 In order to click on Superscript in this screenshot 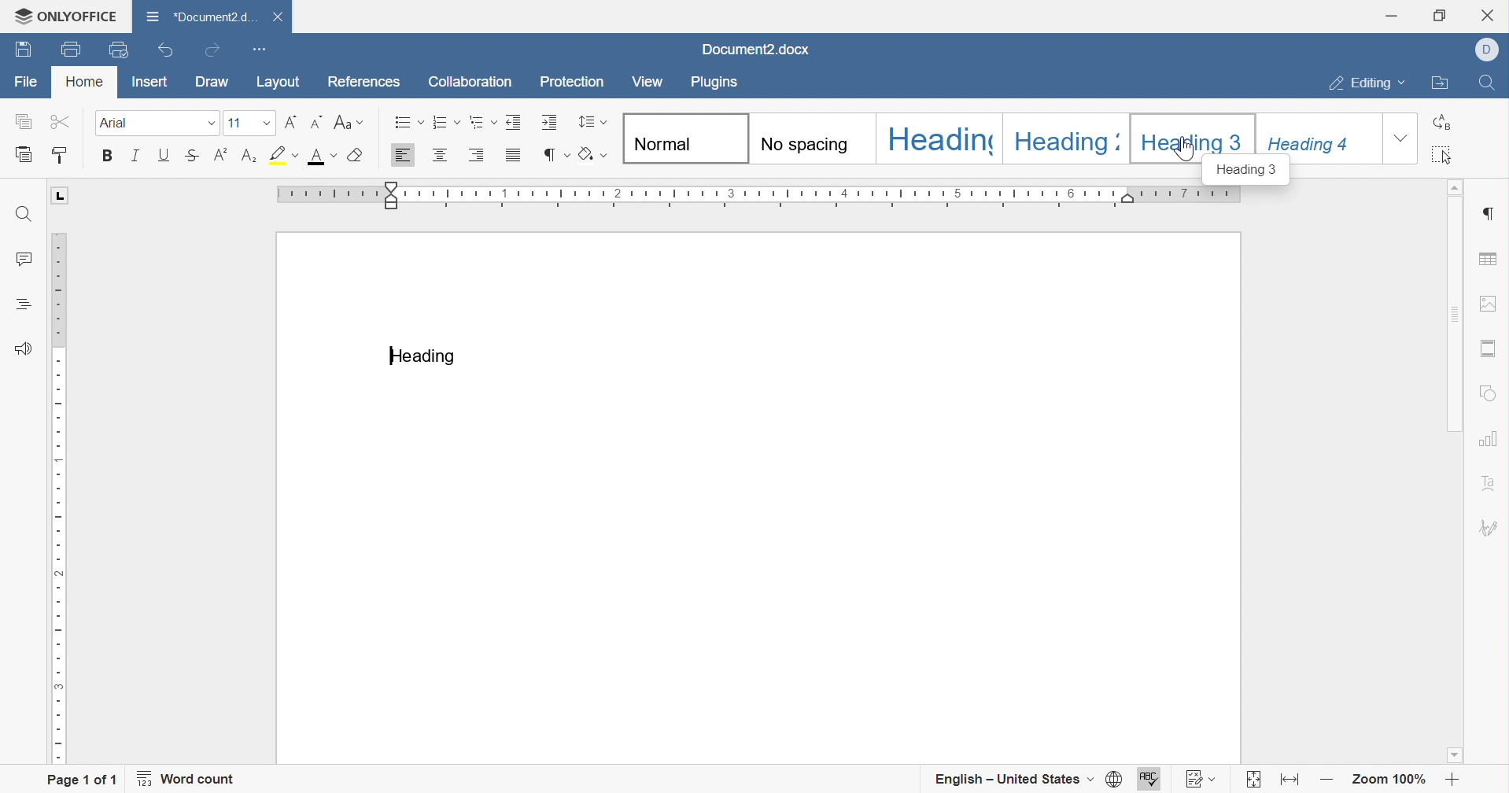, I will do `click(220, 157)`.